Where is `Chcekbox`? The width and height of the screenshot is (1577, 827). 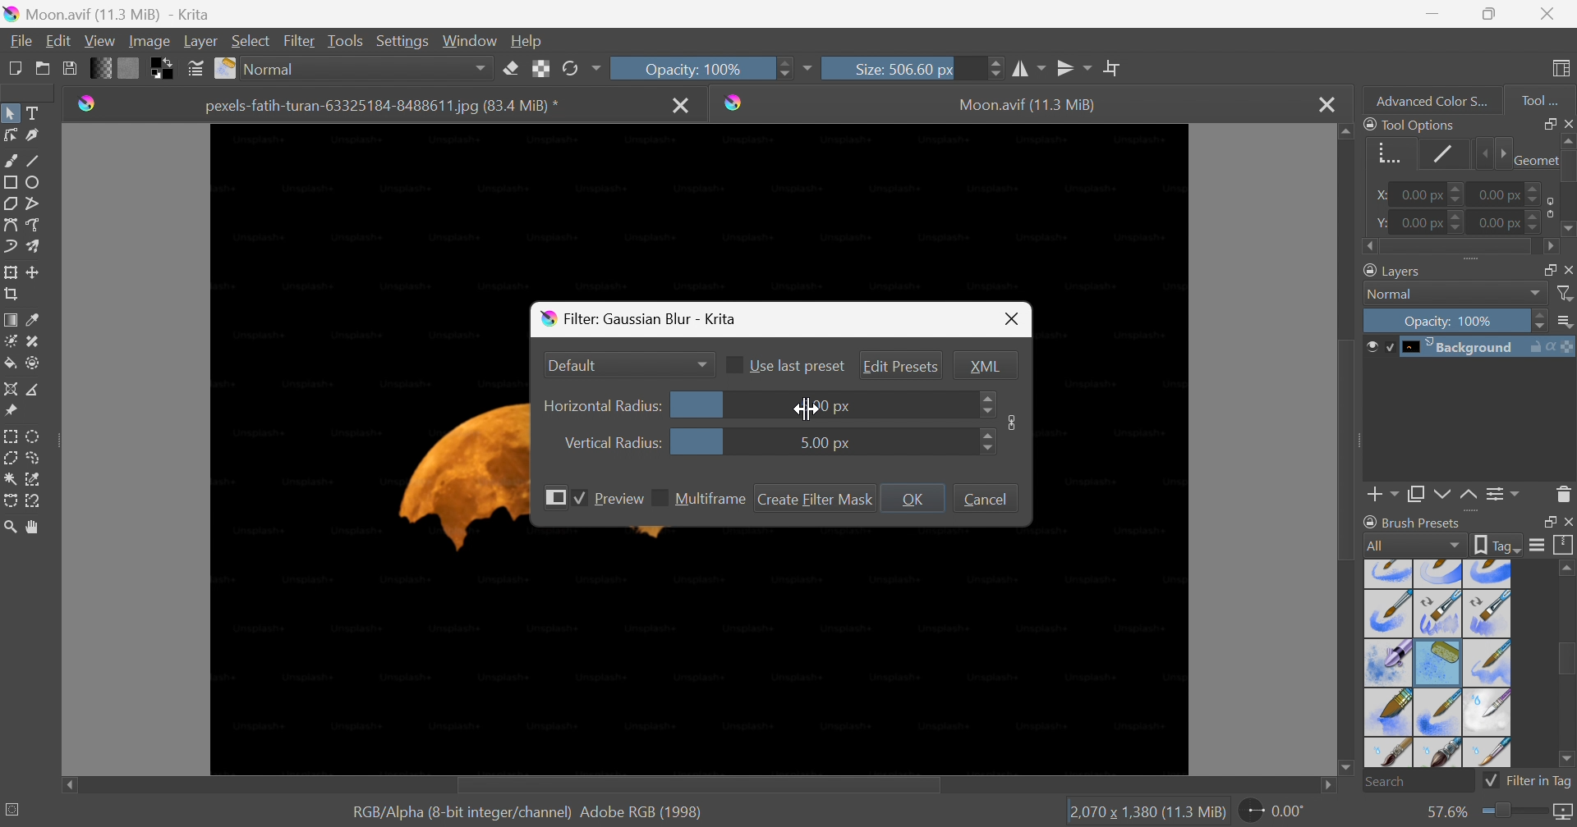 Chcekbox is located at coordinates (660, 497).